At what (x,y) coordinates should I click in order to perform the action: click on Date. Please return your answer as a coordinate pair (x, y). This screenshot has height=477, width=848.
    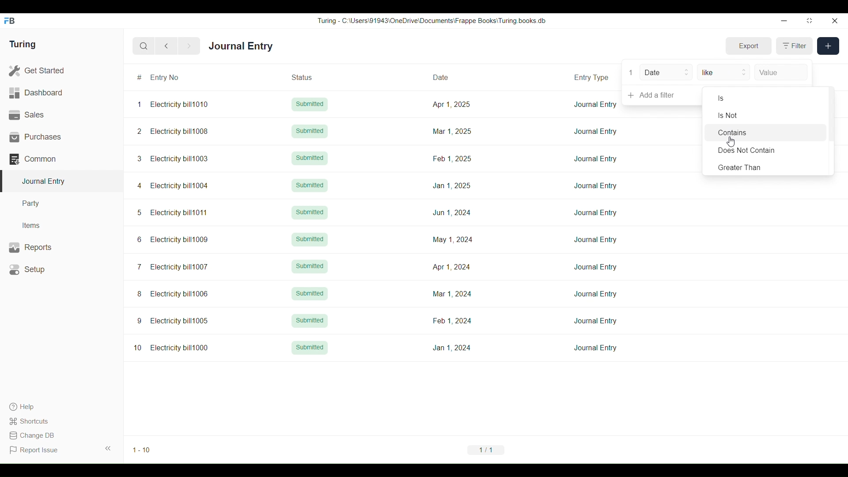
    Looking at the image, I should click on (451, 76).